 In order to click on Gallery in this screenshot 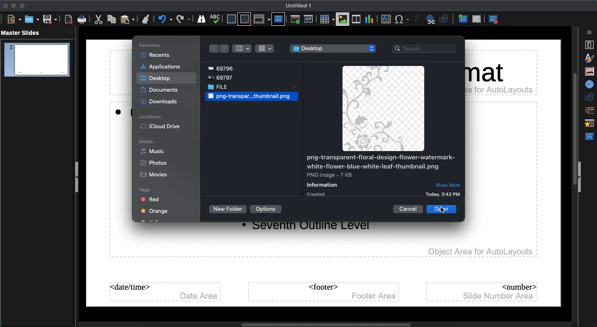, I will do `click(590, 71)`.